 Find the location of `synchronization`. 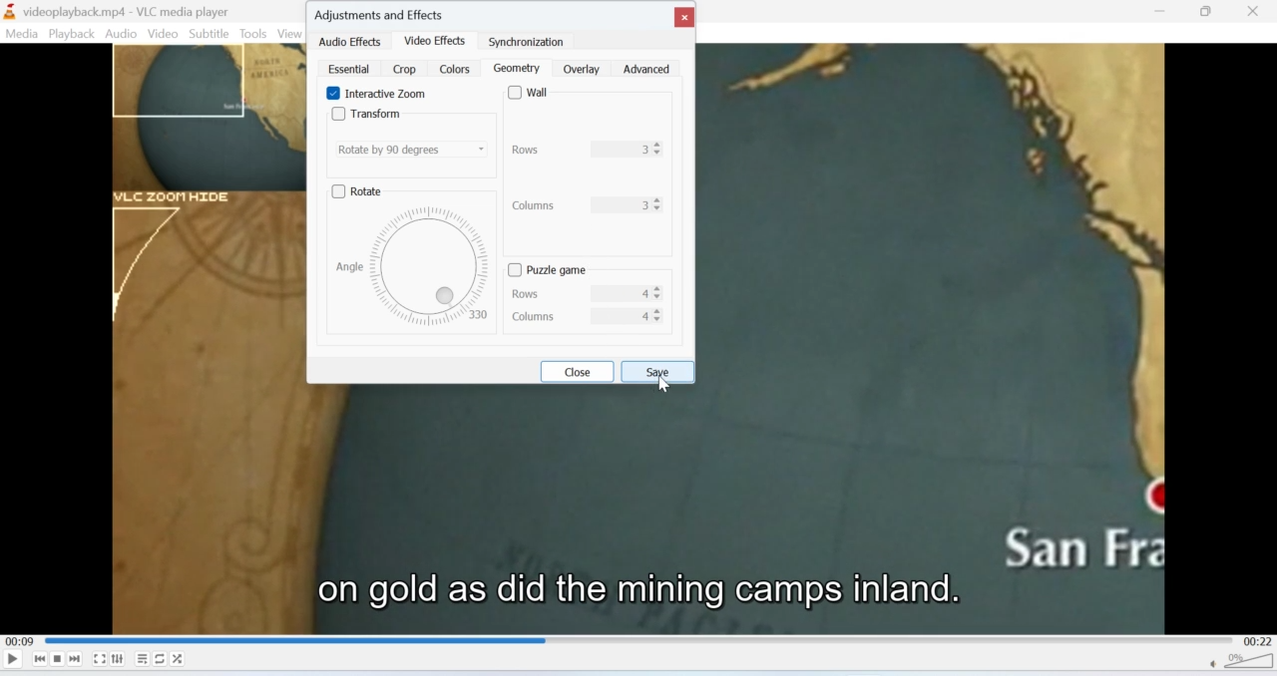

synchronization is located at coordinates (527, 42).